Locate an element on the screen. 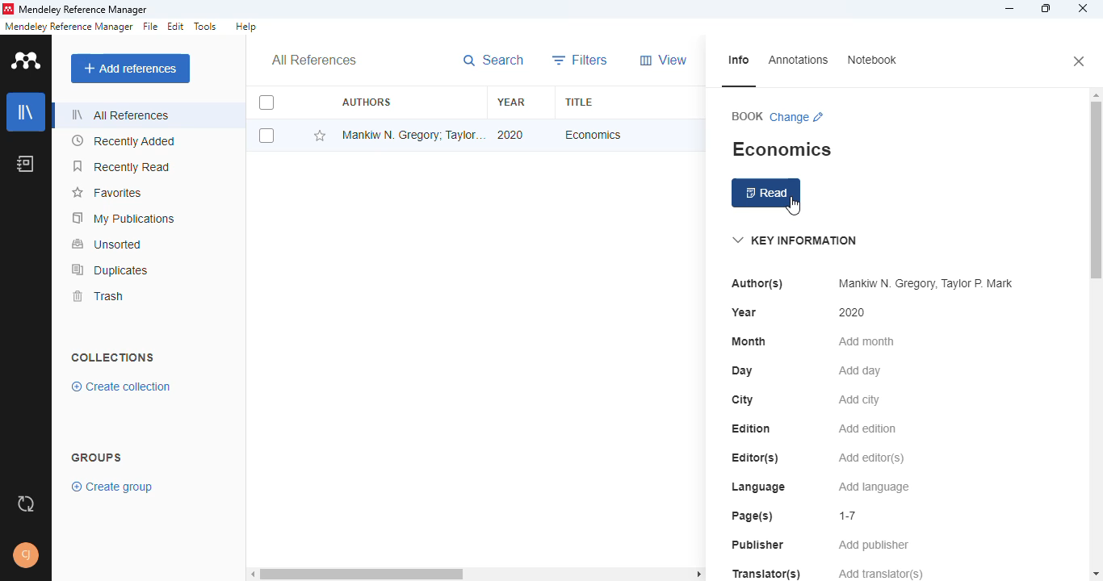 Image resolution: width=1103 pixels, height=581 pixels. groups is located at coordinates (96, 457).